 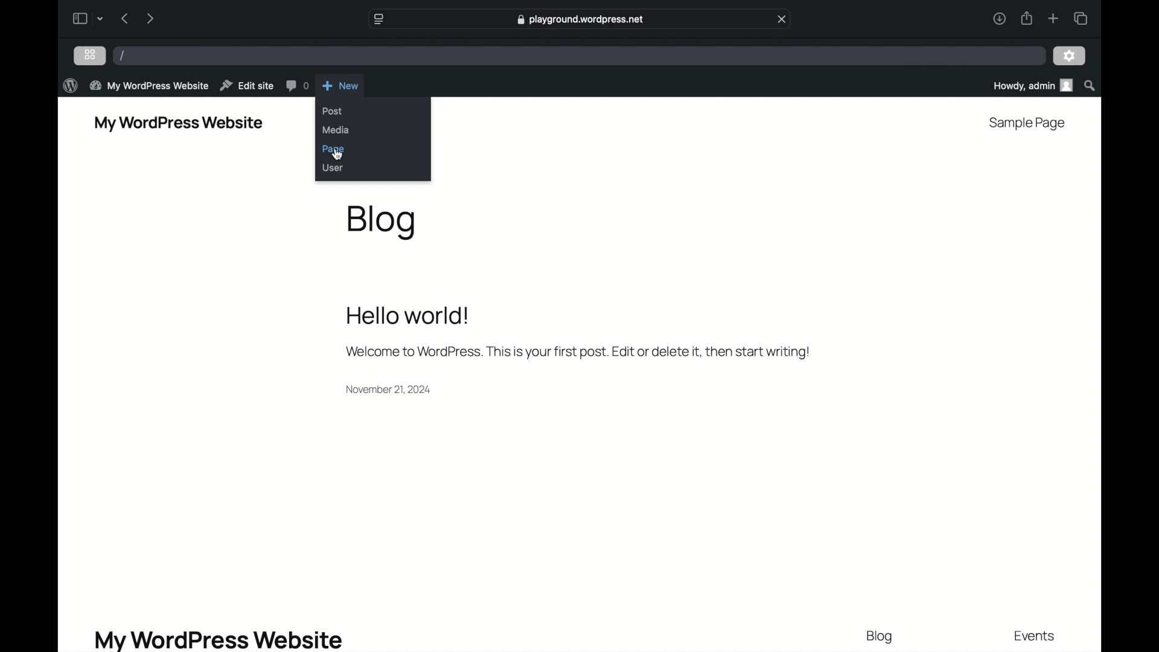 I want to click on comments, so click(x=296, y=85).